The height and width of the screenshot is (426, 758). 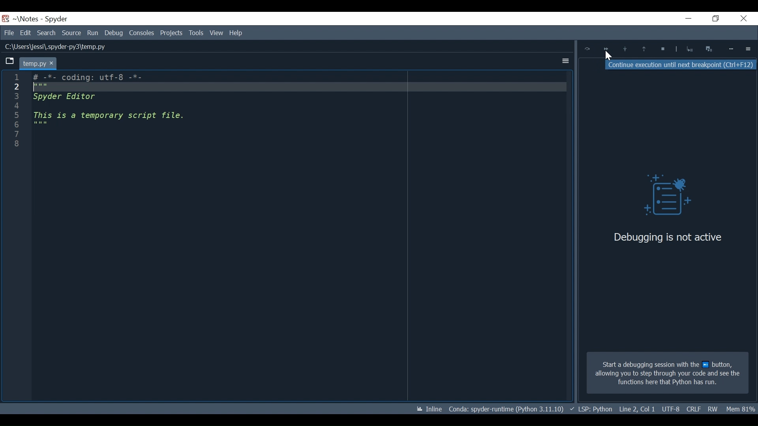 What do you see at coordinates (429, 409) in the screenshot?
I see `Toggle inline and interactive Matplotlib plotting` at bounding box center [429, 409].